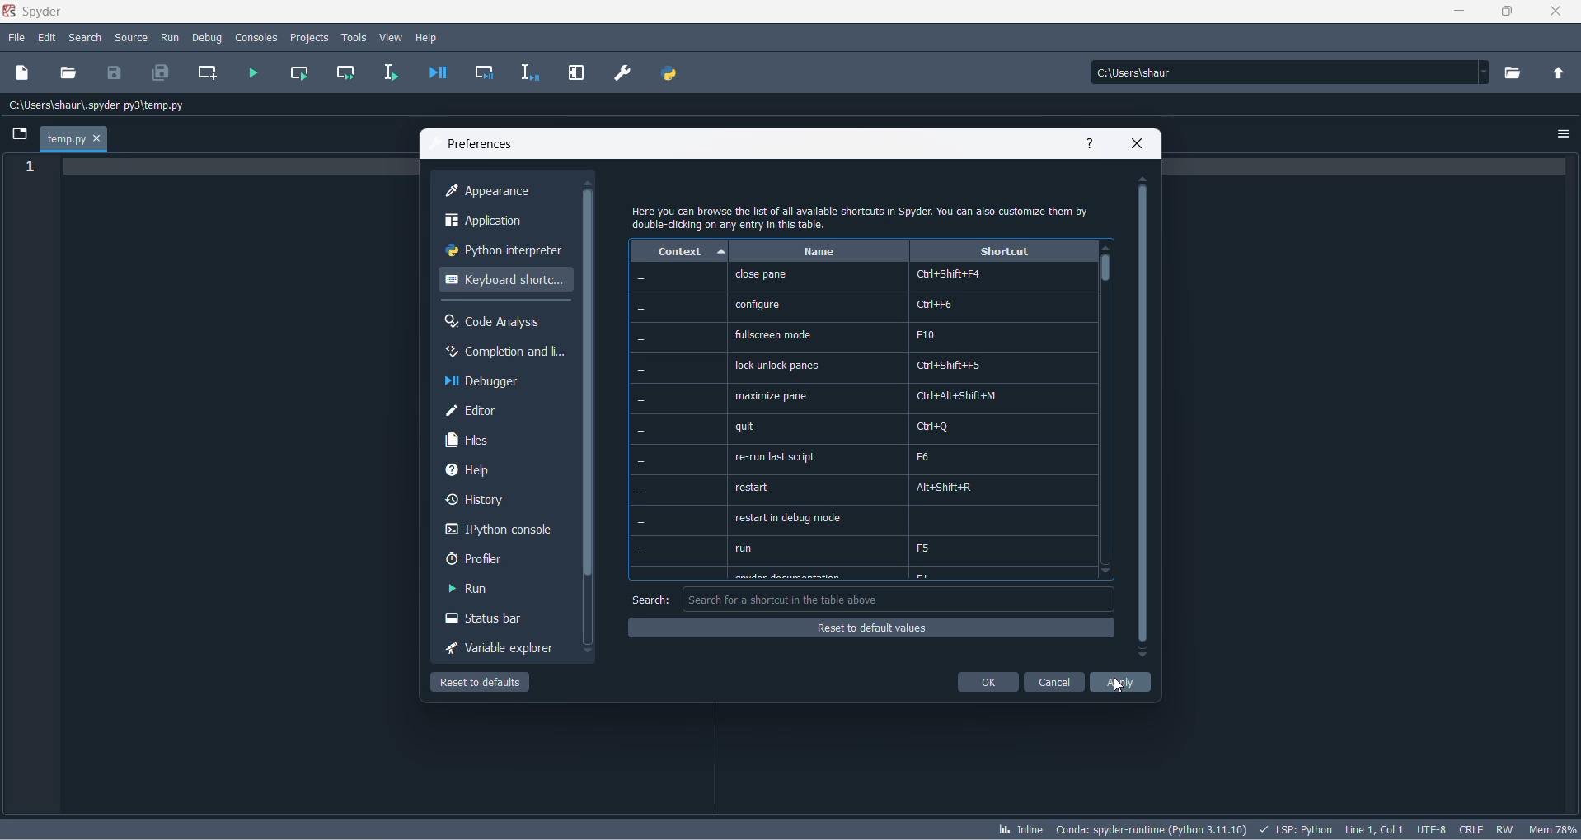 The image size is (1581, 840). What do you see at coordinates (34, 168) in the screenshot?
I see `line number` at bounding box center [34, 168].